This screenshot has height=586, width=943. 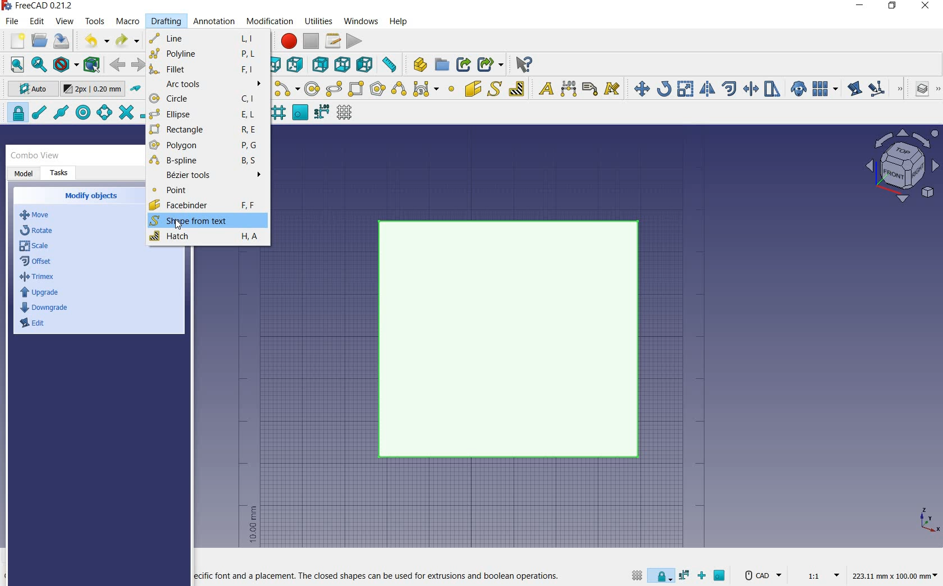 I want to click on offset, so click(x=730, y=89).